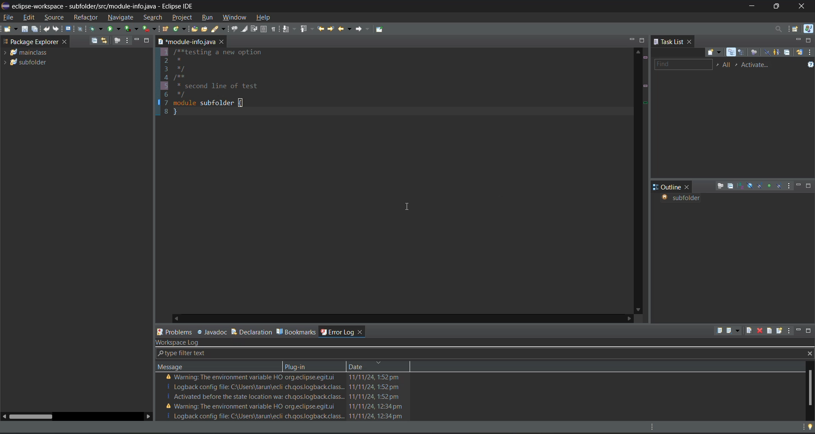 Image resolution: width=815 pixels, height=434 pixels. What do you see at coordinates (301, 331) in the screenshot?
I see `bookmarks` at bounding box center [301, 331].